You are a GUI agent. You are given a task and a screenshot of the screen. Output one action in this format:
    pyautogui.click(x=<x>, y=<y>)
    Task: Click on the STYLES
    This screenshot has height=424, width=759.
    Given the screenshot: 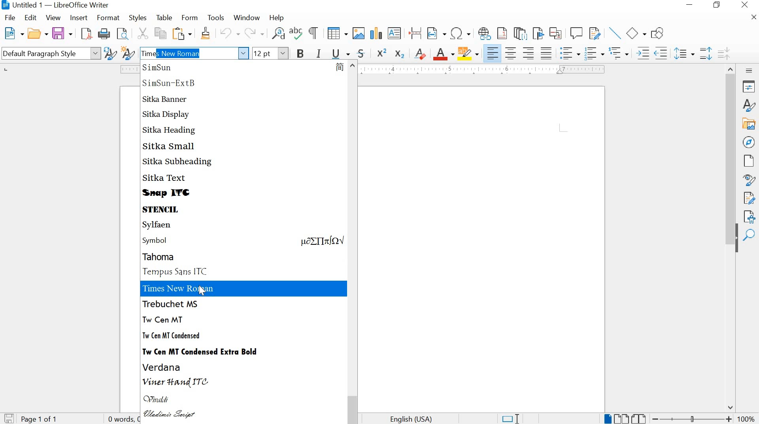 What is the action you would take?
    pyautogui.click(x=749, y=105)
    